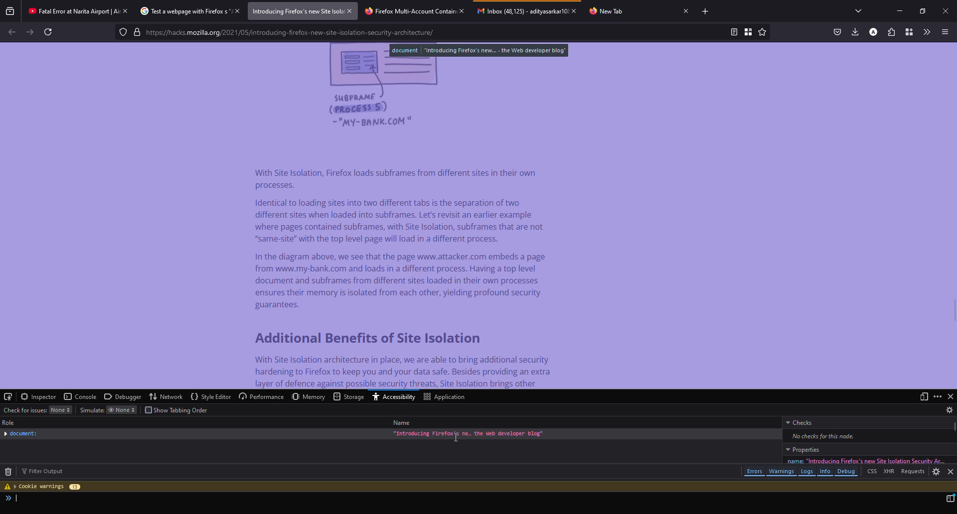  Describe the element at coordinates (872, 31) in the screenshot. I see `profile` at that location.